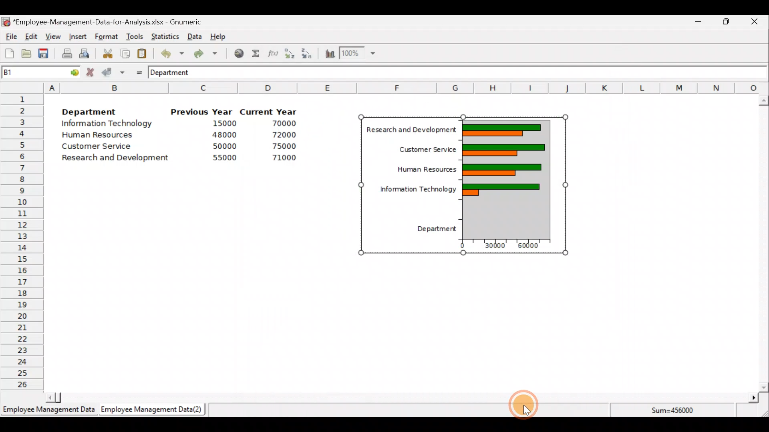 The image size is (769, 432). What do you see at coordinates (409, 88) in the screenshot?
I see `Columns` at bounding box center [409, 88].